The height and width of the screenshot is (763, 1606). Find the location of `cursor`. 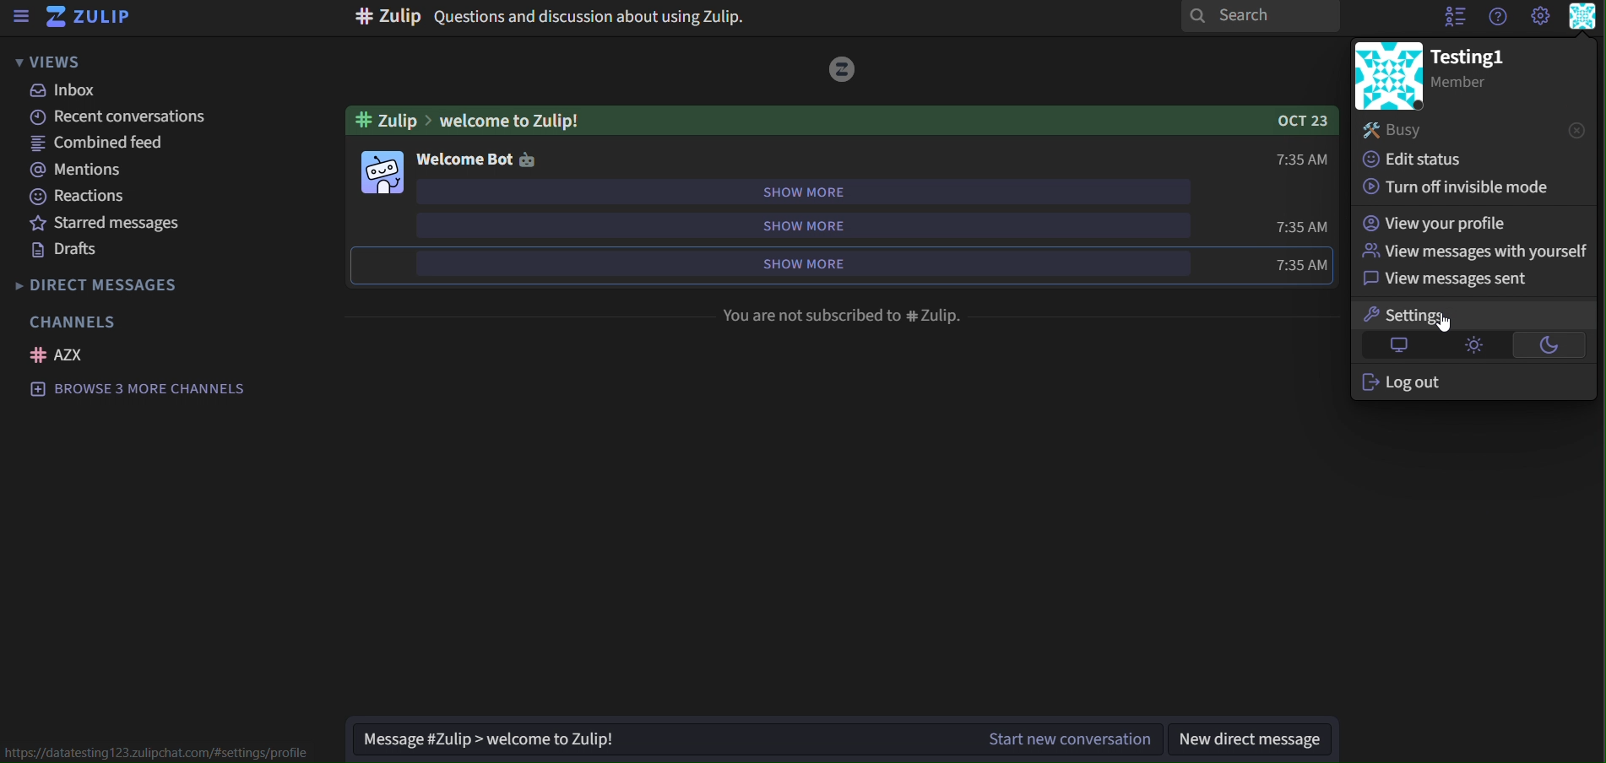

cursor is located at coordinates (1446, 323).